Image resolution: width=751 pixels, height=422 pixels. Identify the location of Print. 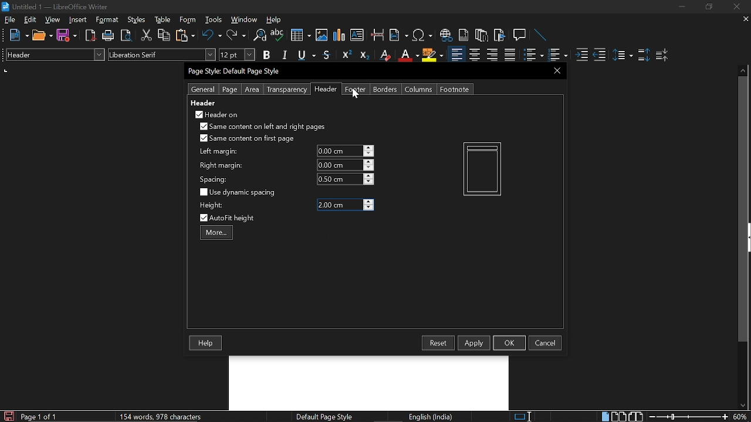
(109, 36).